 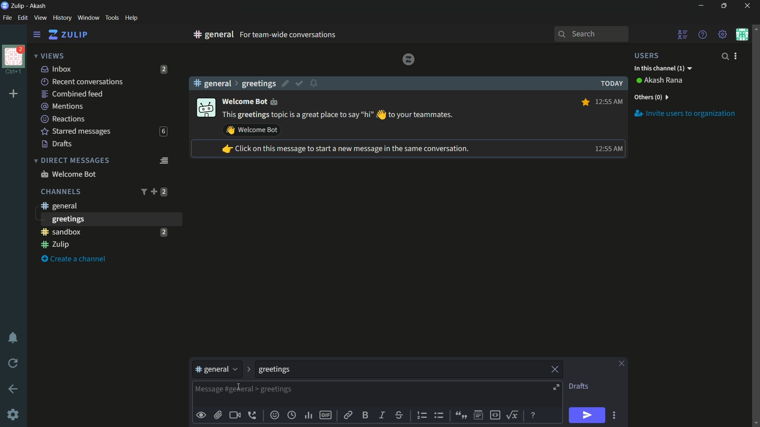 I want to click on close app, so click(x=746, y=6).